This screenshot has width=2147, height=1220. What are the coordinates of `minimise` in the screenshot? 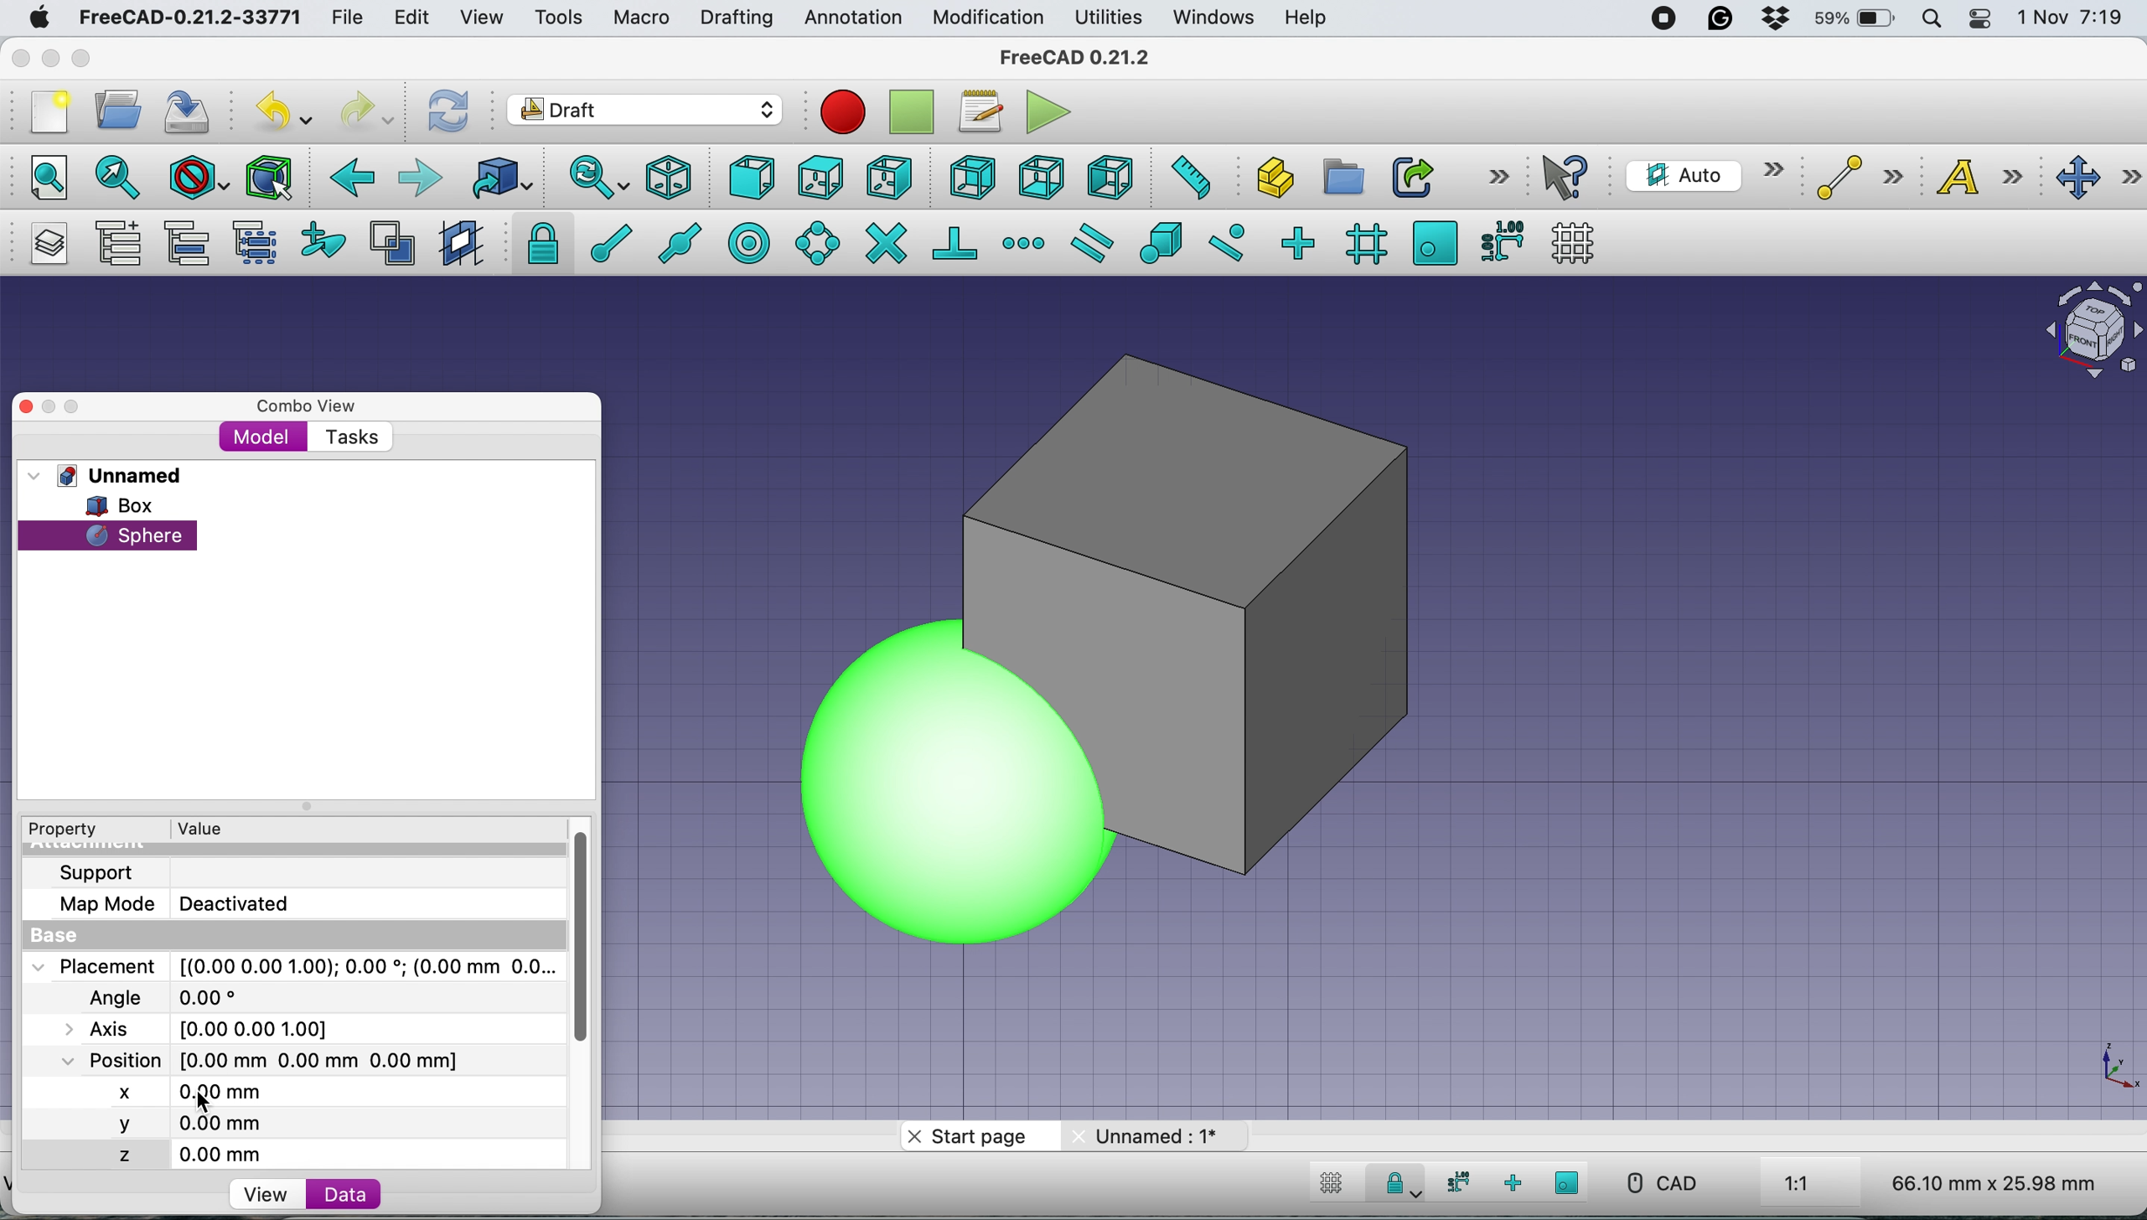 It's located at (49, 58).